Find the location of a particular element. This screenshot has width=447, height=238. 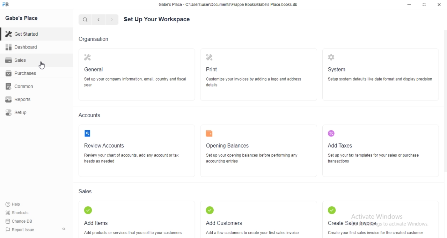

Sales is located at coordinates (95, 192).